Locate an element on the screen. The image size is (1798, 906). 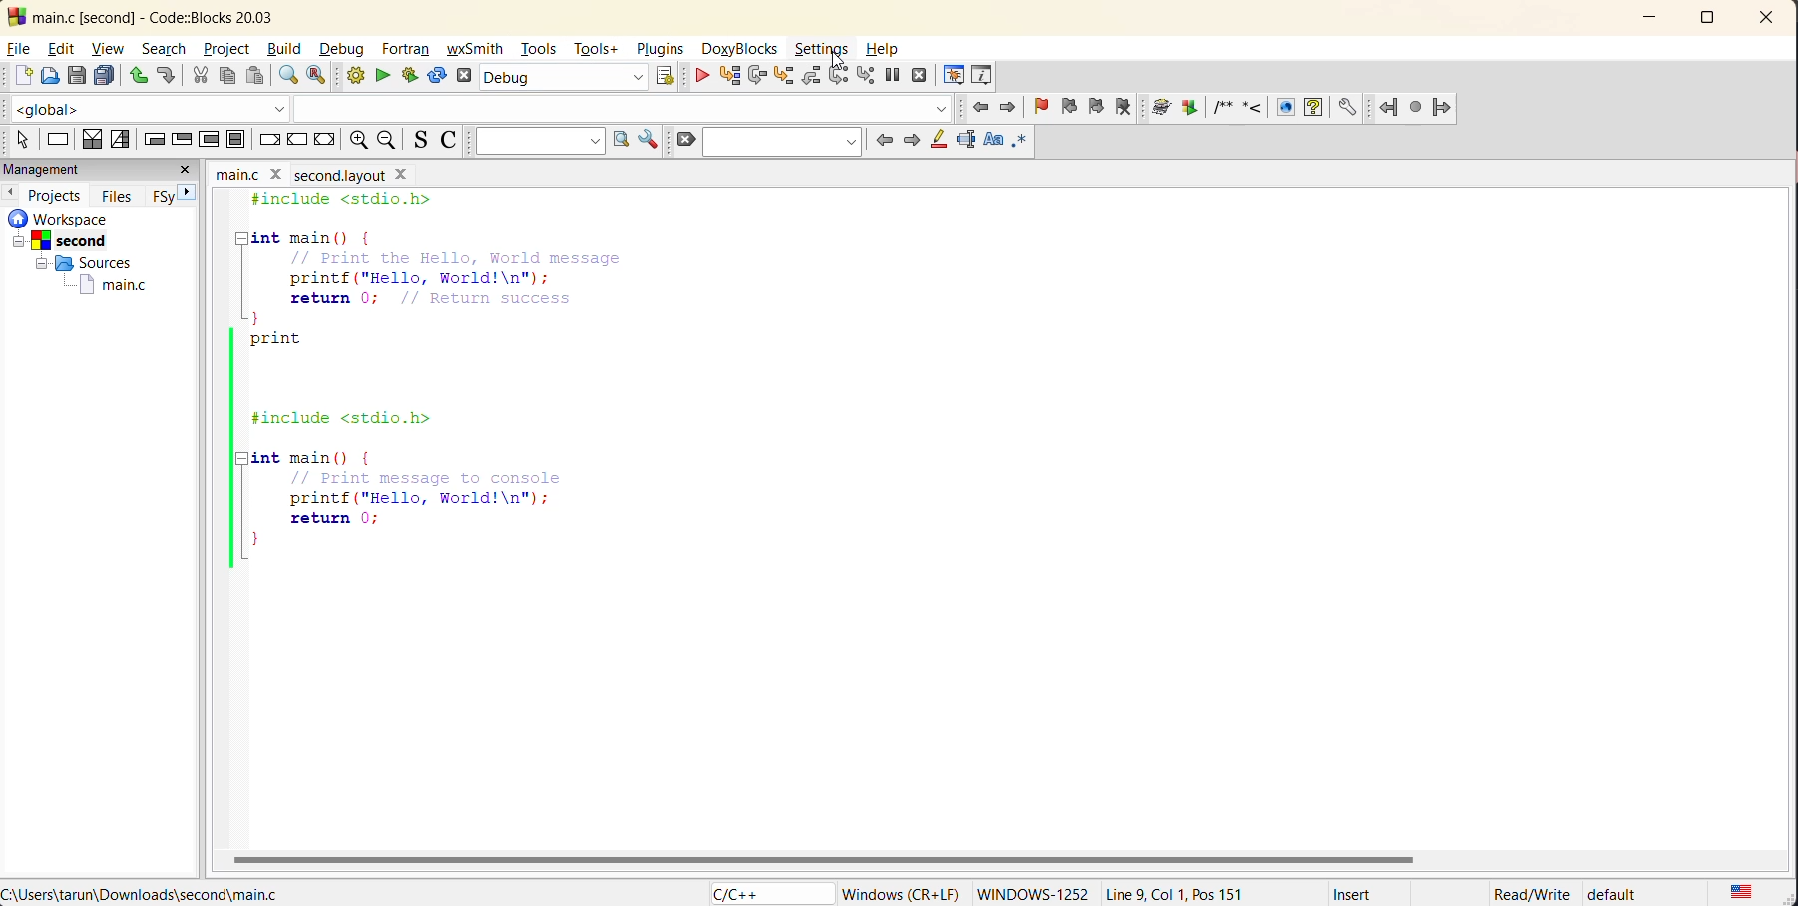
last jump is located at coordinates (1415, 108).